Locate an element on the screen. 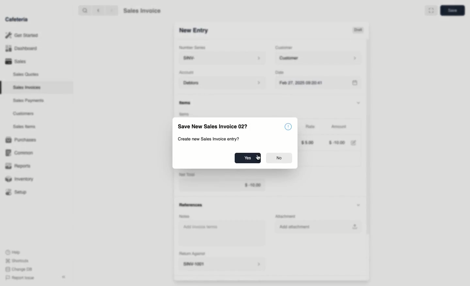  Help is located at coordinates (13, 251).